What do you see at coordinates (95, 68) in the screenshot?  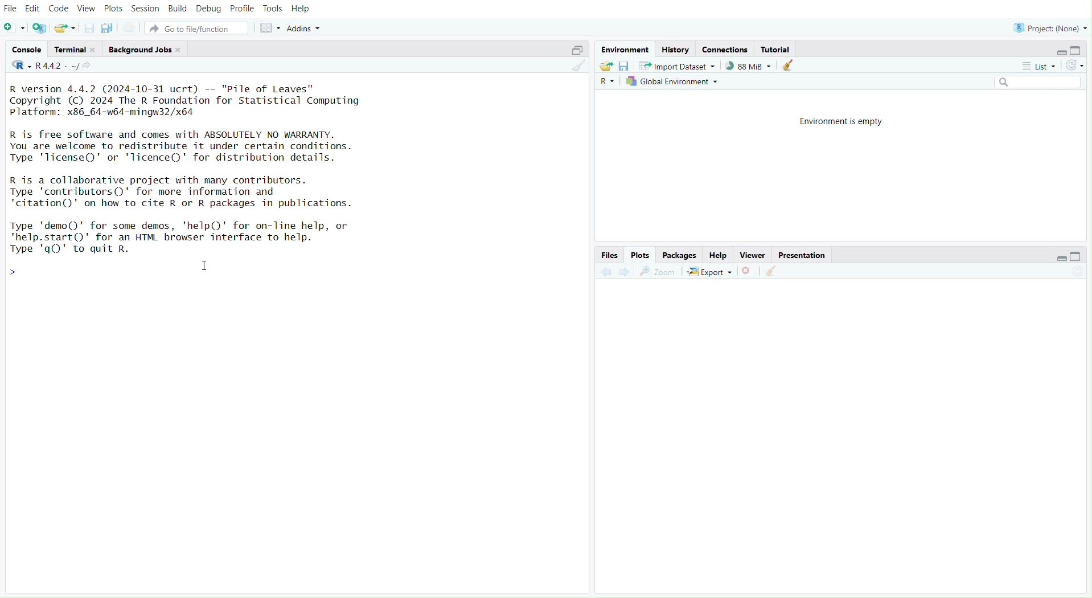 I see `View the current working directory` at bounding box center [95, 68].